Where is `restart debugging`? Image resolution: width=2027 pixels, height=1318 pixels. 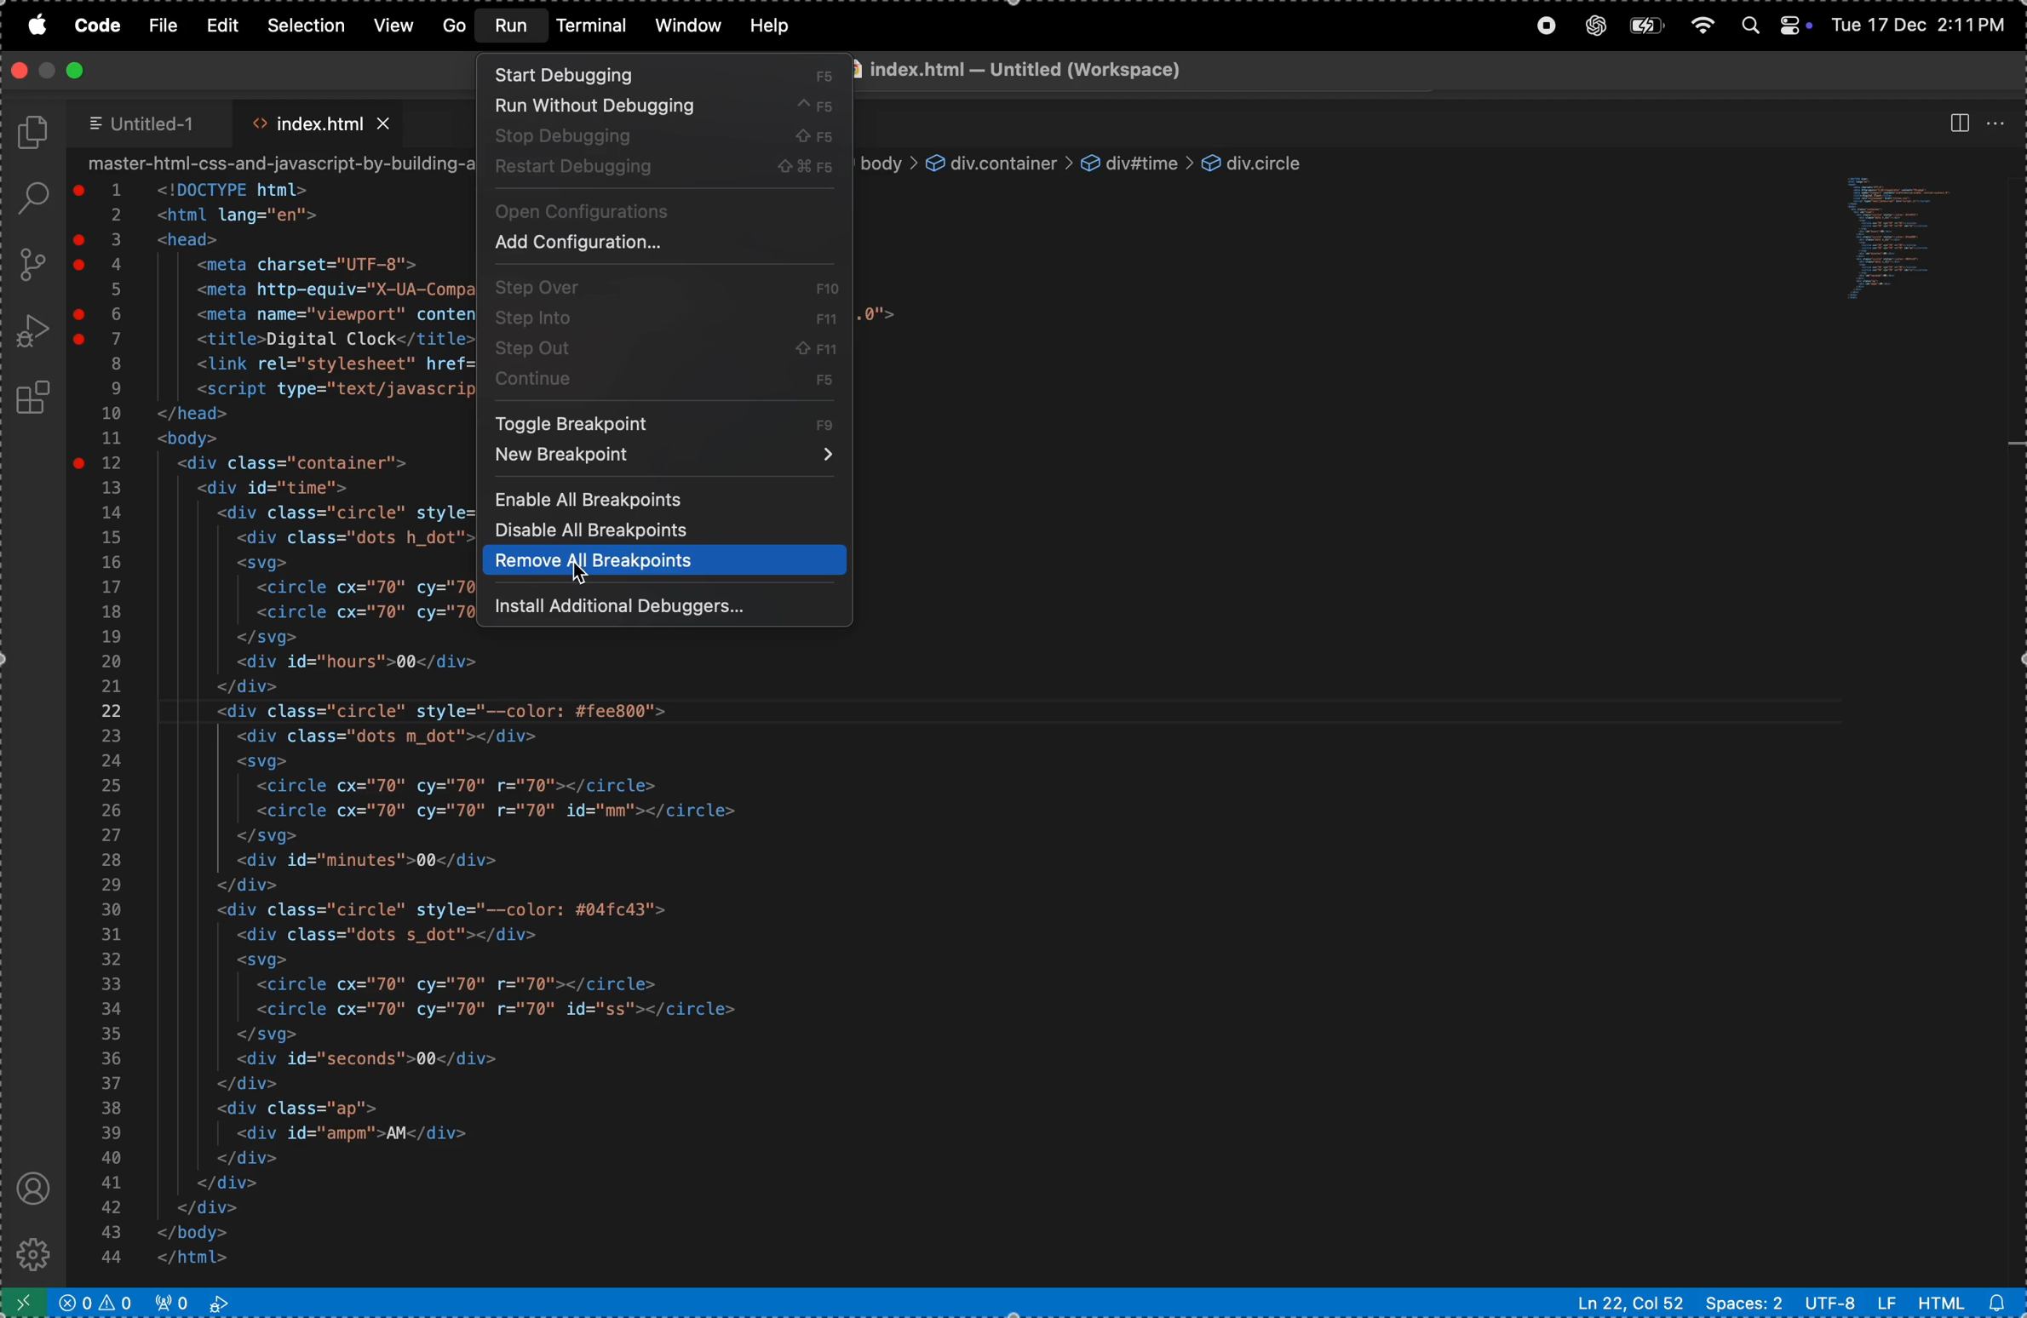
restart debugging is located at coordinates (663, 169).